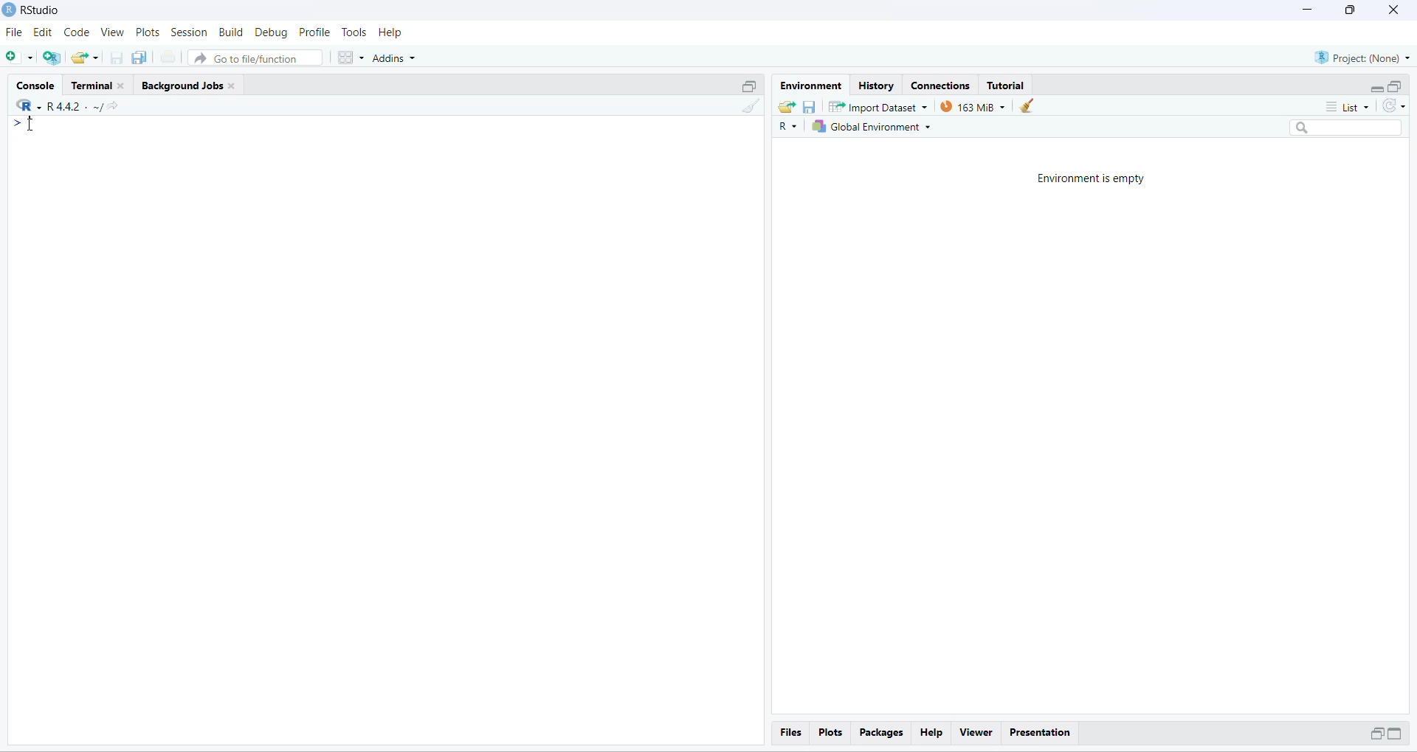  What do you see at coordinates (1392, 10) in the screenshot?
I see `close` at bounding box center [1392, 10].